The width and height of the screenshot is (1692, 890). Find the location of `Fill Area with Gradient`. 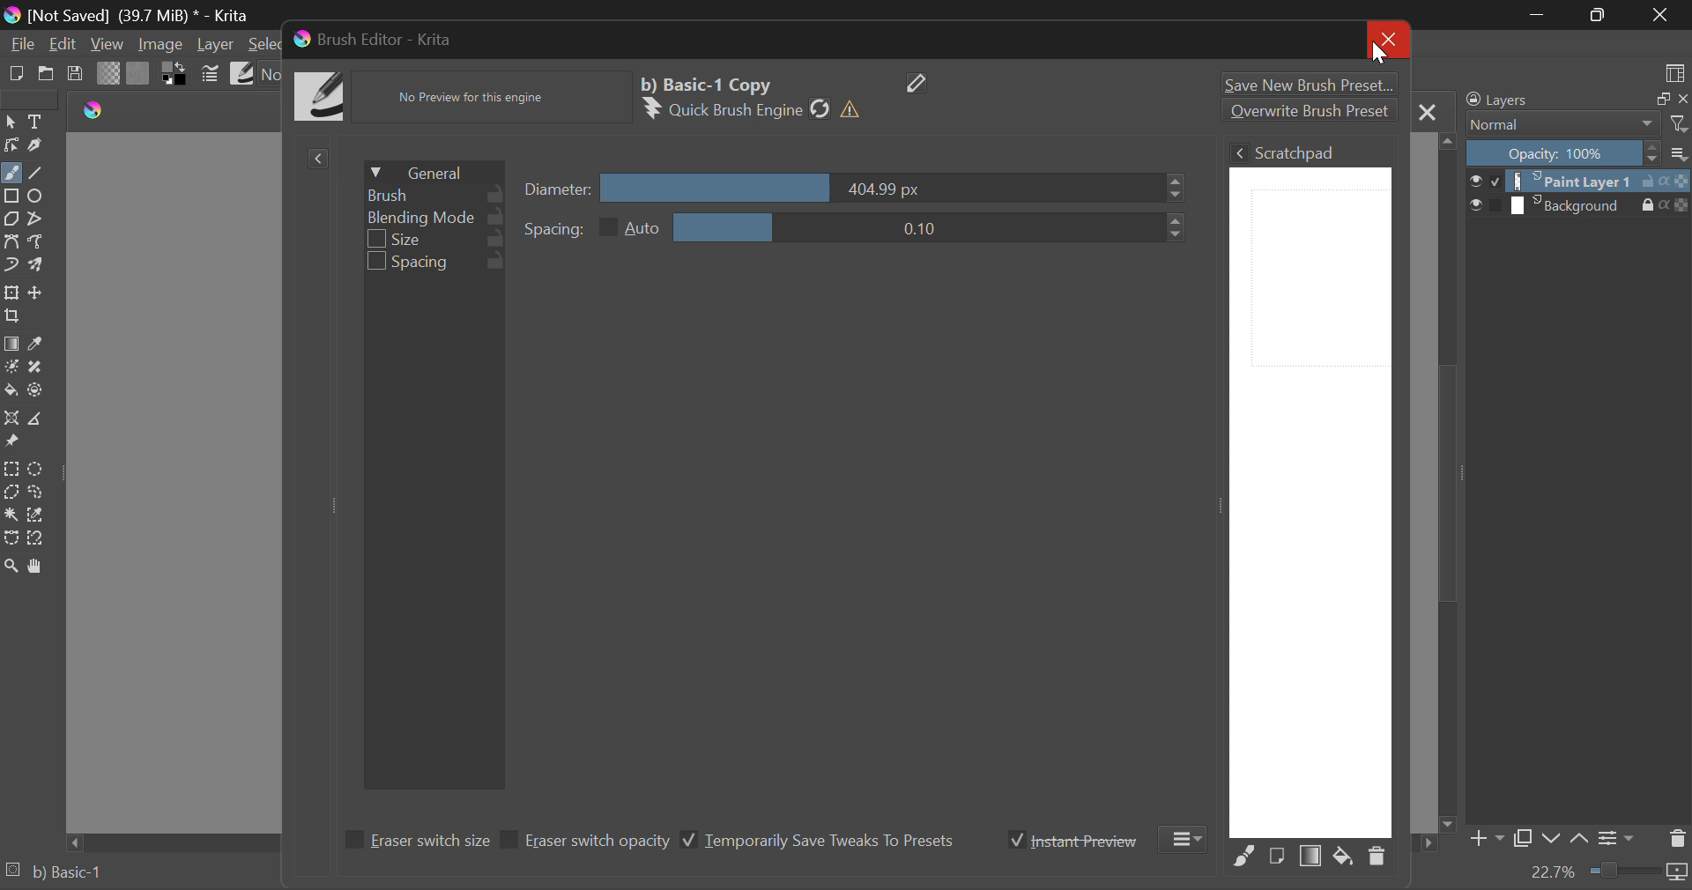

Fill Area with Gradient is located at coordinates (1311, 857).